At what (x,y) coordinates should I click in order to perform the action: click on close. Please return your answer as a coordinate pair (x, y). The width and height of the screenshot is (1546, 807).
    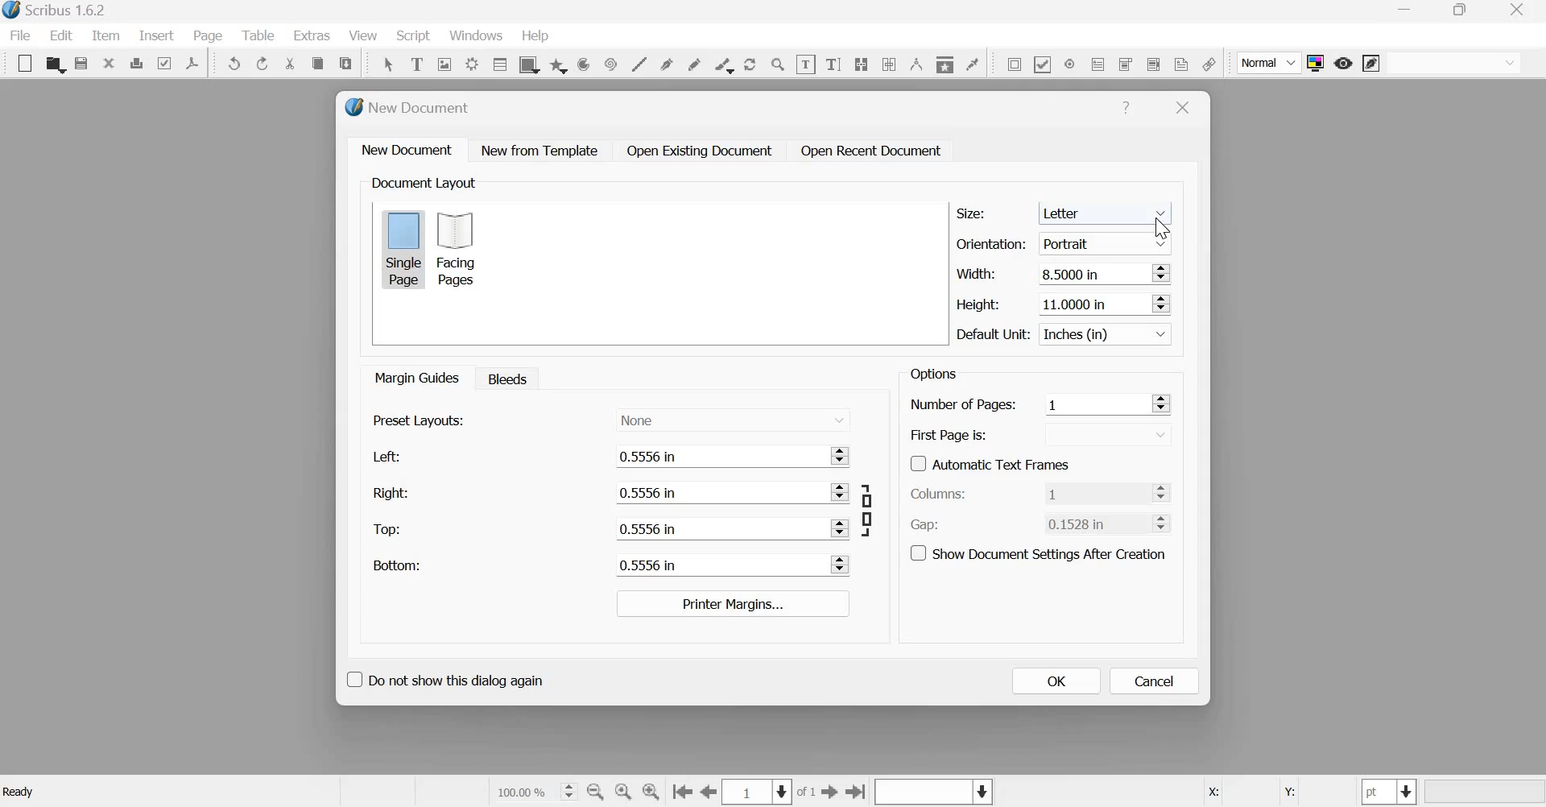
    Looking at the image, I should click on (1521, 10).